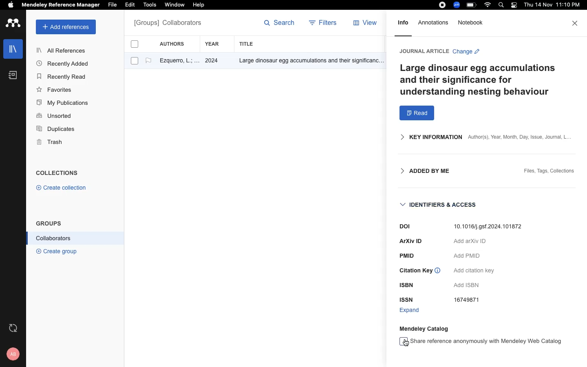 The image size is (587, 367). What do you see at coordinates (549, 172) in the screenshot?
I see `Files, Tags, Collections` at bounding box center [549, 172].